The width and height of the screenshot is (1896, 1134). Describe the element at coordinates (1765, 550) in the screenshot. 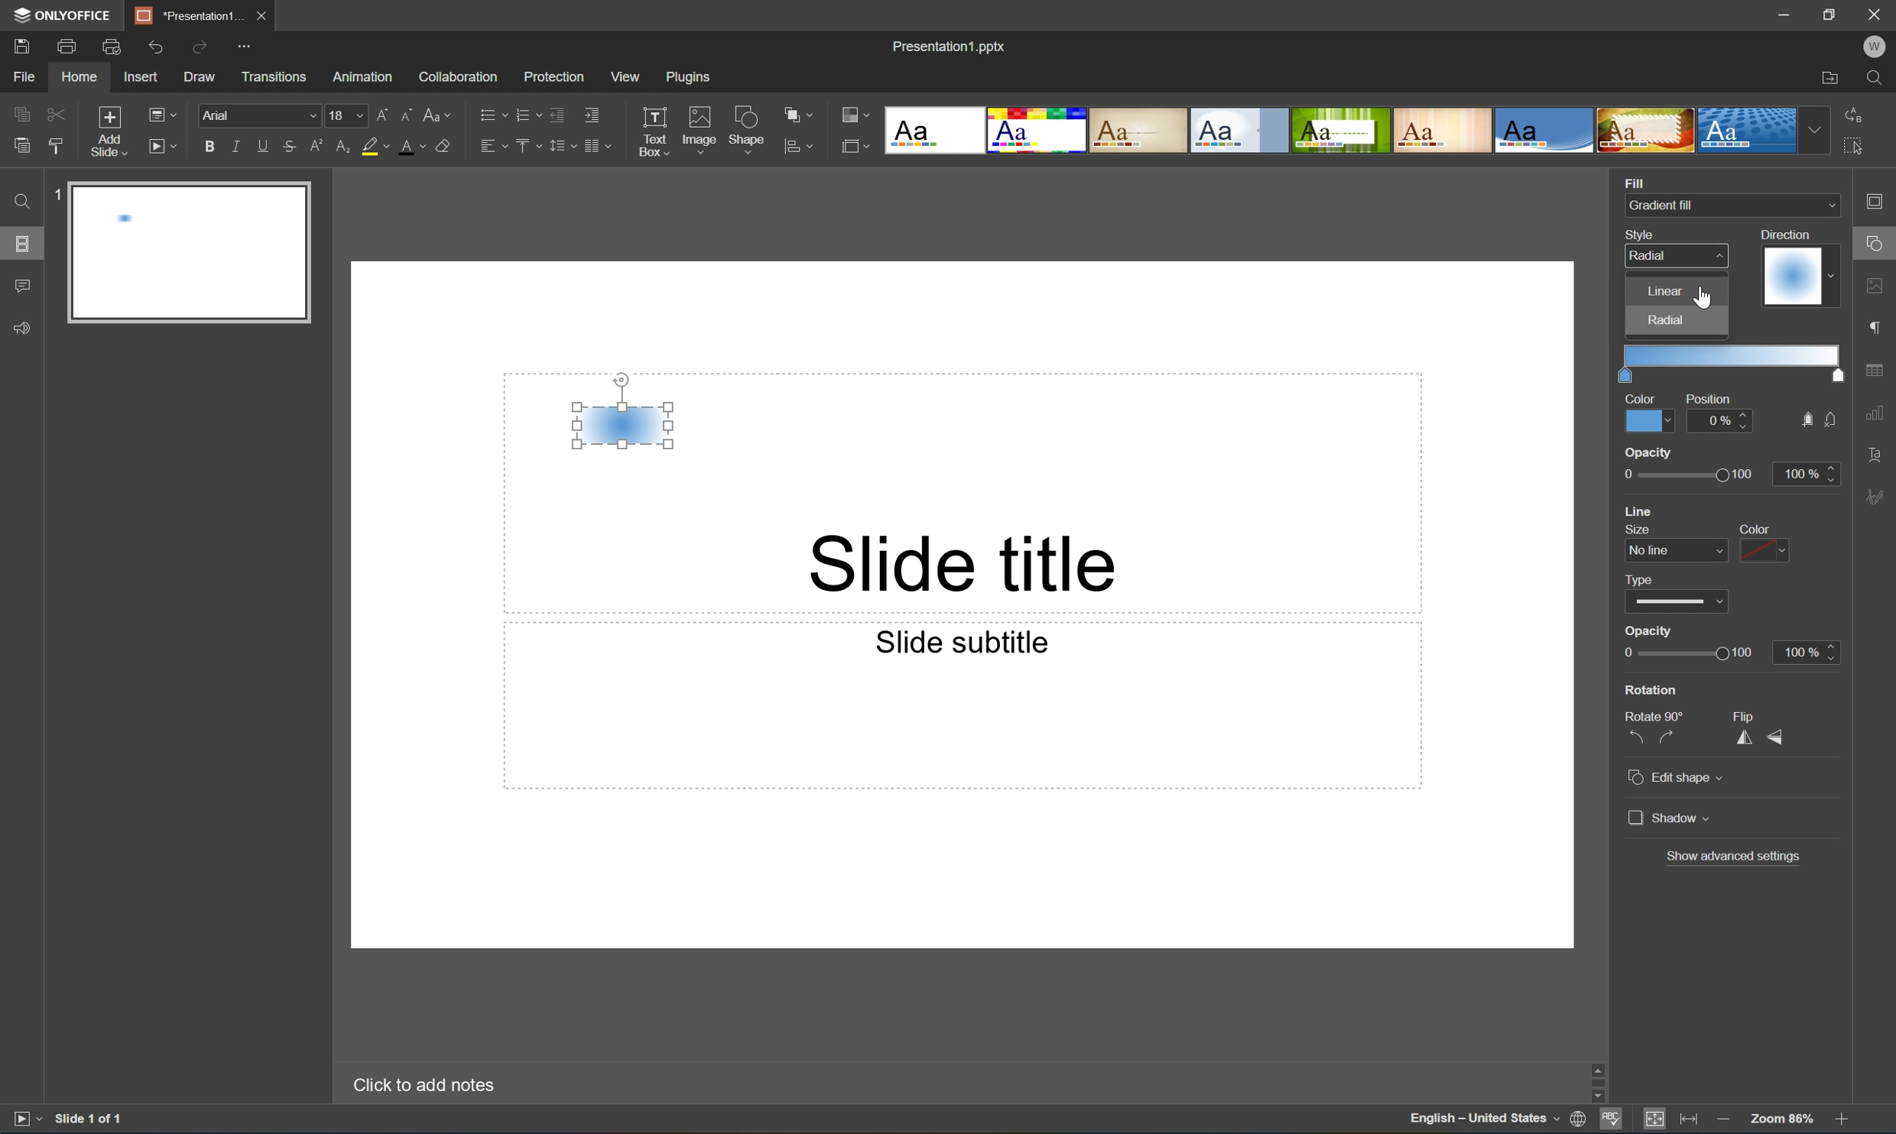

I see `color dropdown` at that location.